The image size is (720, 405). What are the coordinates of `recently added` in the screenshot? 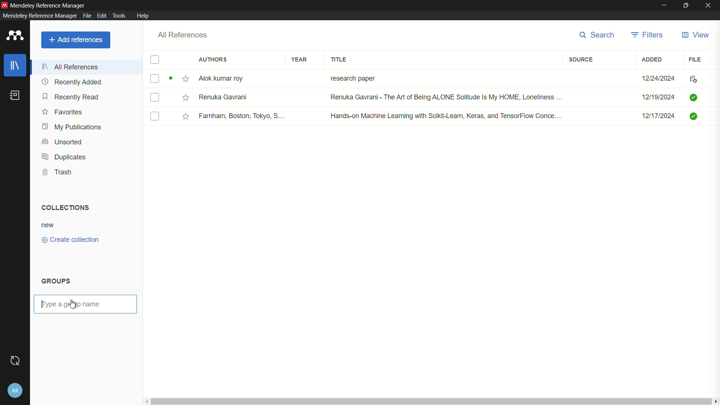 It's located at (72, 82).